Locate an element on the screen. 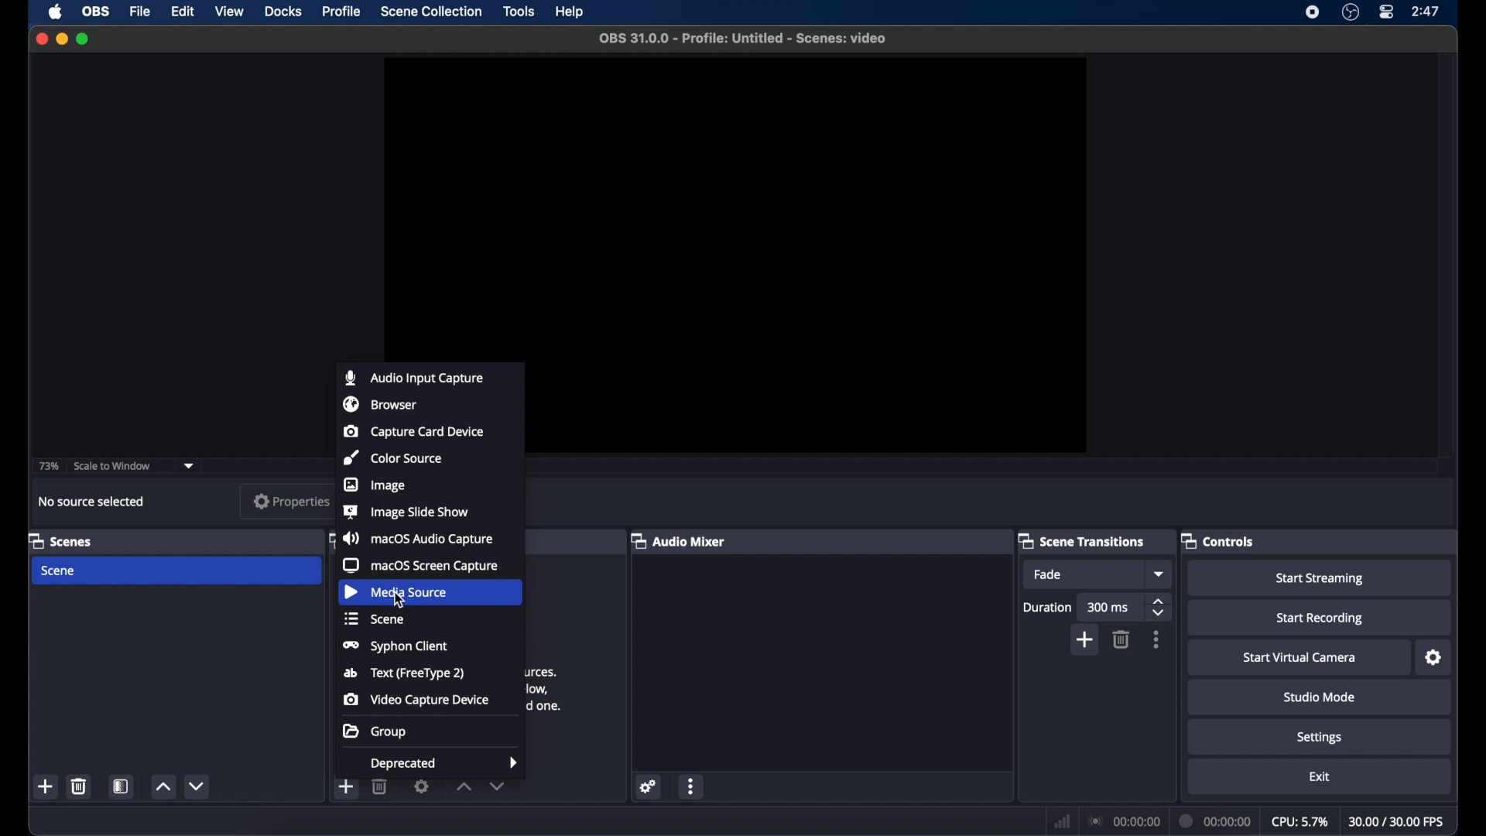 This screenshot has width=1486, height=836. Cursor is located at coordinates (403, 604).